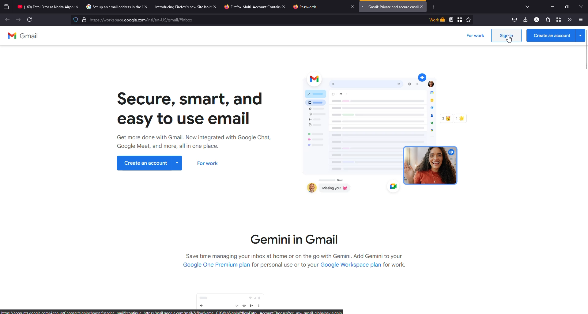 Image resolution: width=588 pixels, height=314 pixels. What do you see at coordinates (235, 306) in the screenshot?
I see `Write message` at bounding box center [235, 306].